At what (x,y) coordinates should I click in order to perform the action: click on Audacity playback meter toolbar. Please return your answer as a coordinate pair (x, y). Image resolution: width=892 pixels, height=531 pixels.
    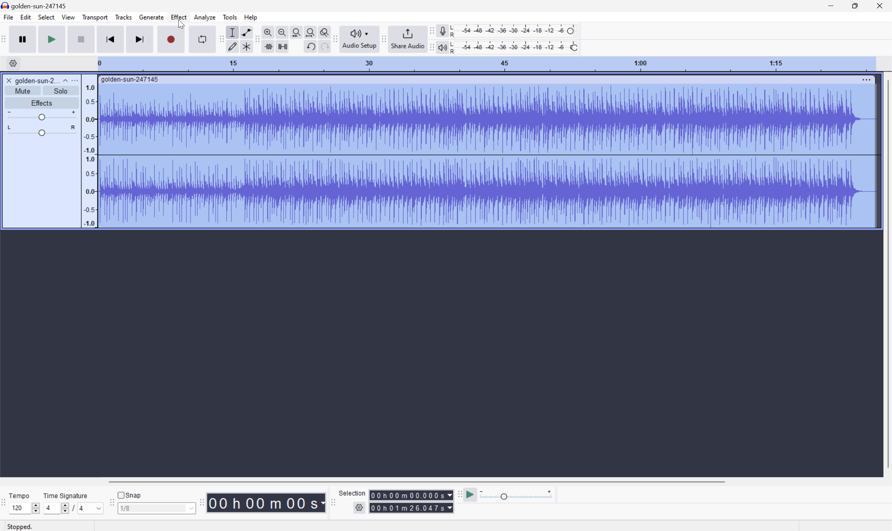
    Looking at the image, I should click on (431, 47).